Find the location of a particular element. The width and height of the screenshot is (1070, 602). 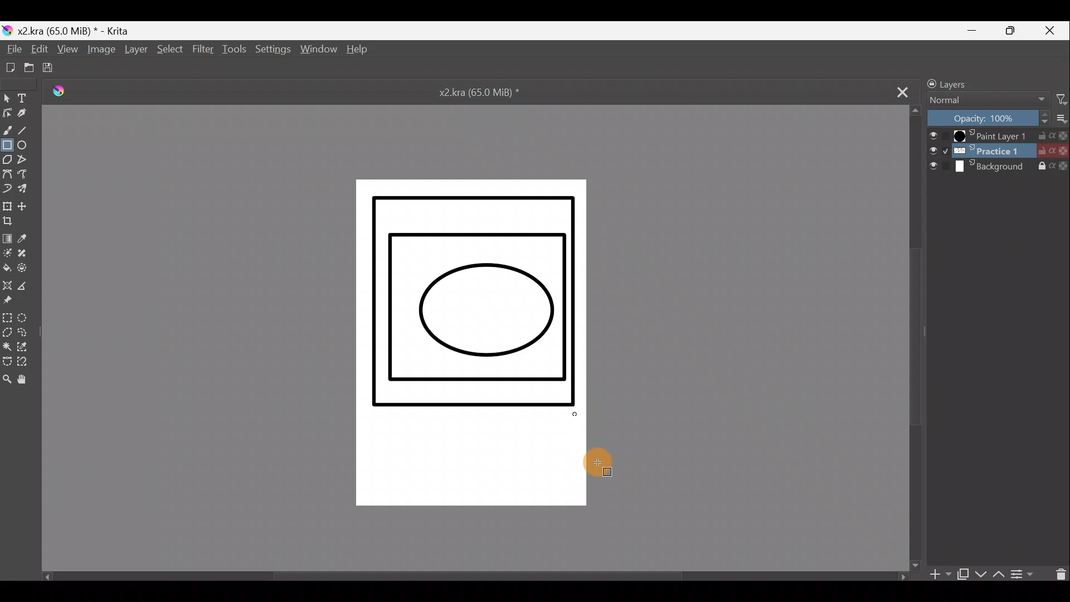

Multibrush tool is located at coordinates (27, 189).